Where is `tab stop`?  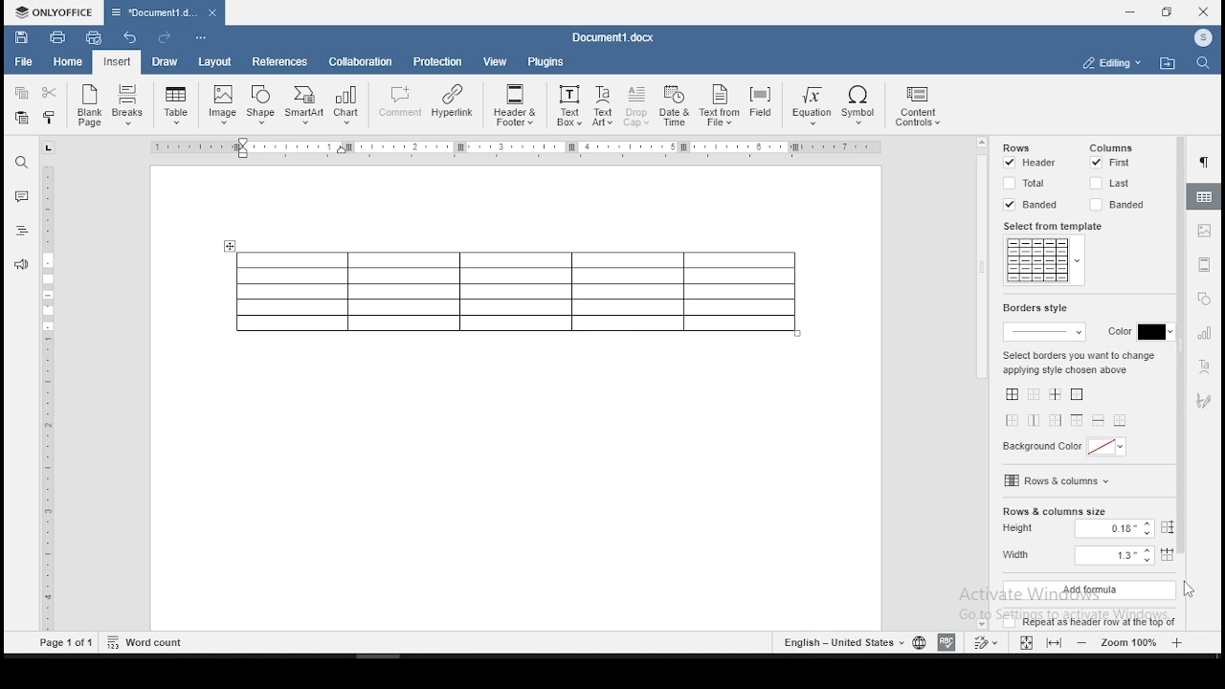
tab stop is located at coordinates (49, 147).